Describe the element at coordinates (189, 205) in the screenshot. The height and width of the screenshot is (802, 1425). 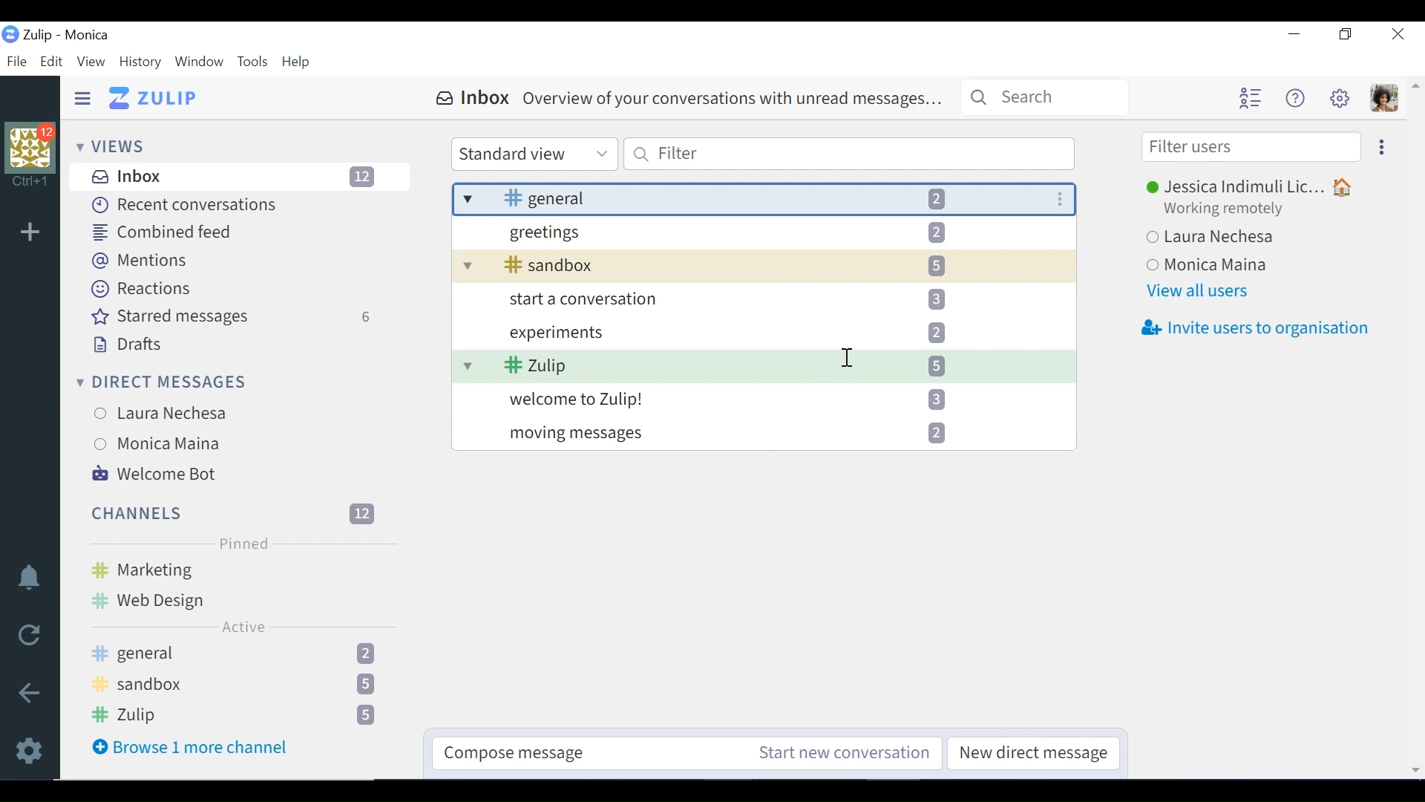
I see `Recent Conversations` at that location.